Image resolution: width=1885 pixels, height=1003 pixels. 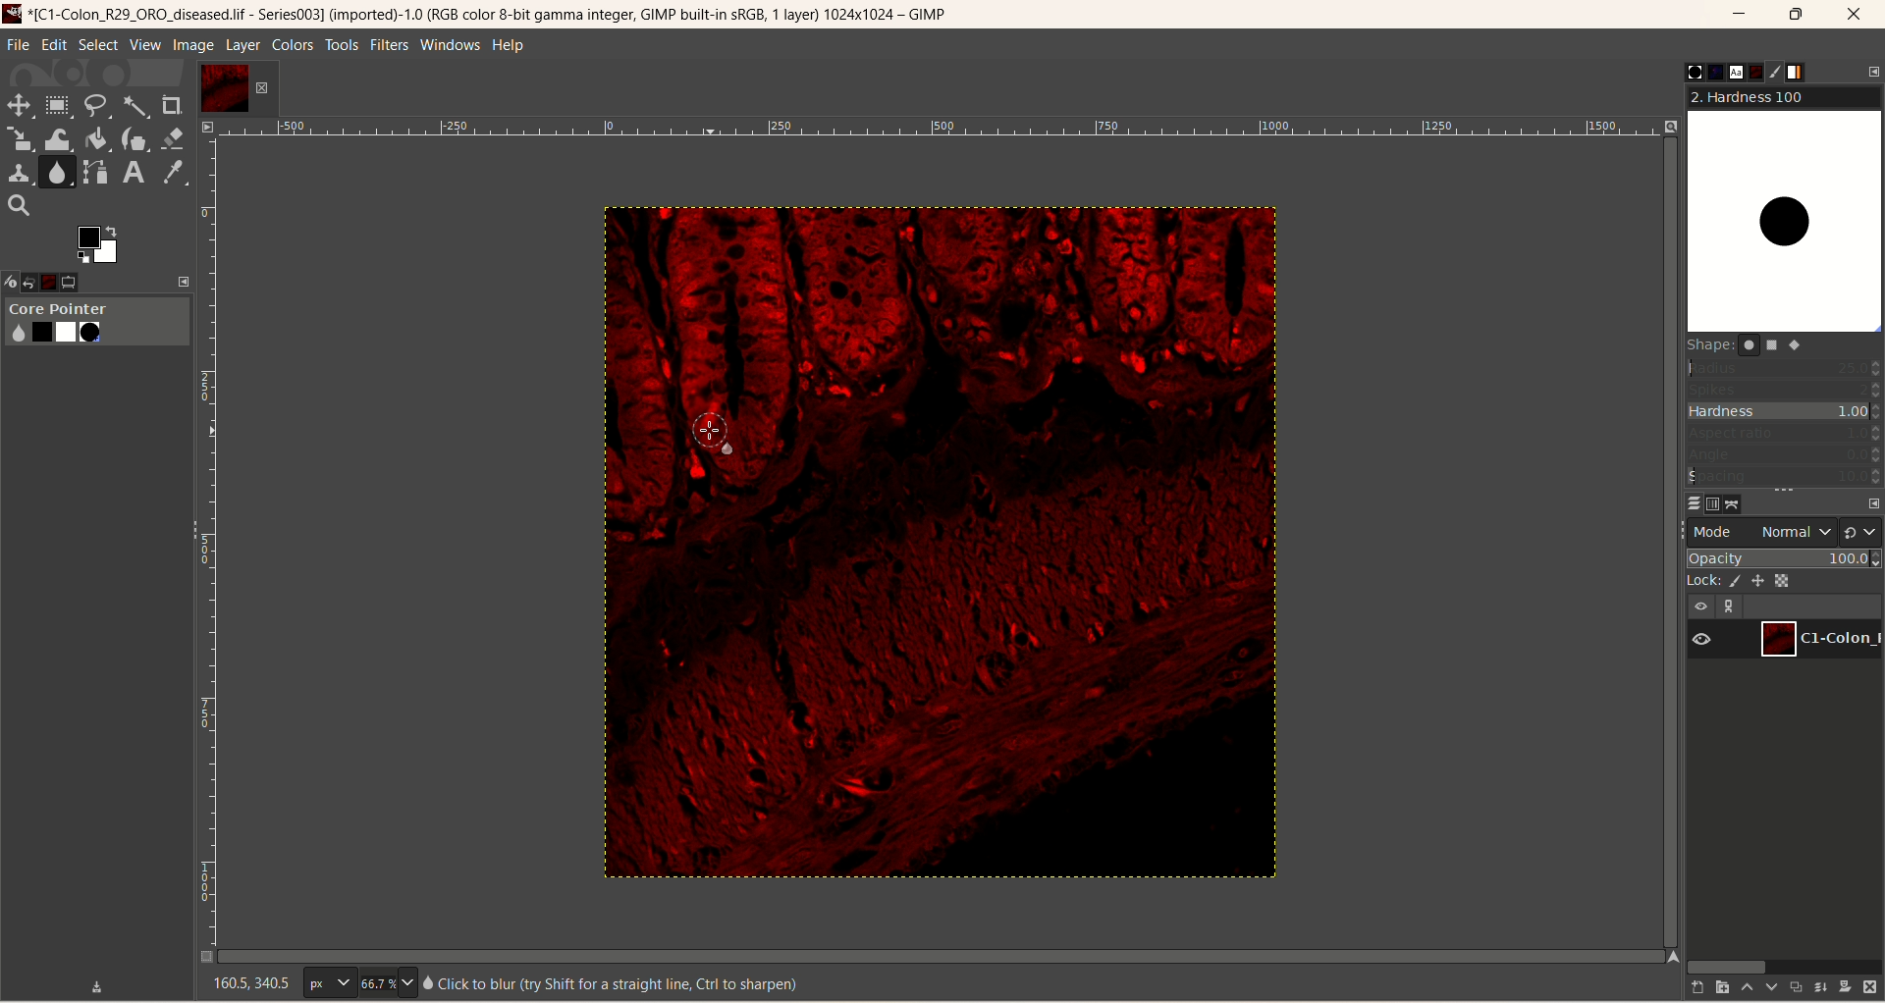 What do you see at coordinates (98, 45) in the screenshot?
I see `select` at bounding box center [98, 45].